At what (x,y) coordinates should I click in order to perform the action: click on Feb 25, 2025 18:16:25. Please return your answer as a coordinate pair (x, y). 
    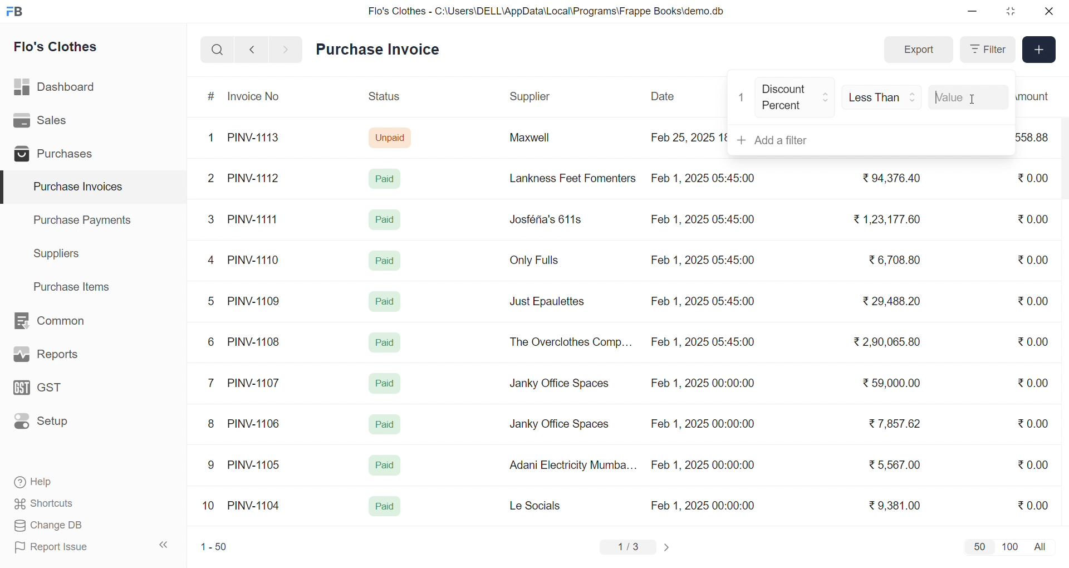
    Looking at the image, I should click on (687, 137).